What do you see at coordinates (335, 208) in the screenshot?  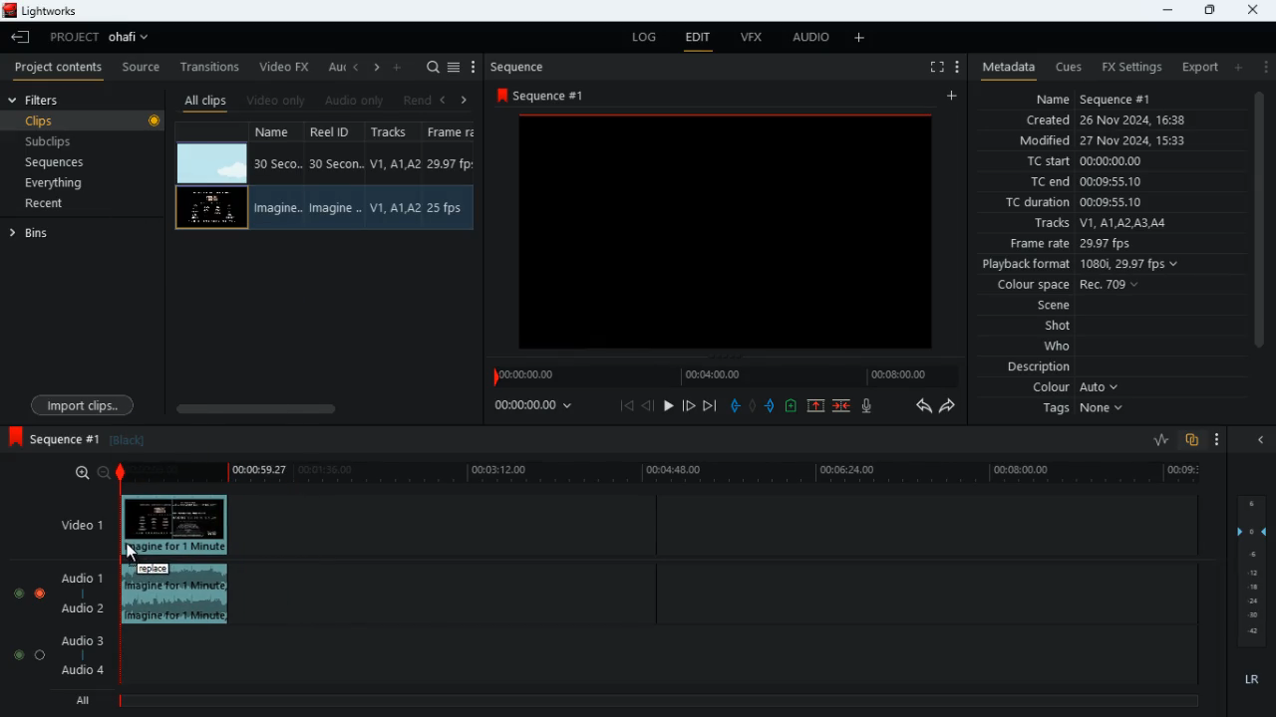 I see `Reel ID` at bounding box center [335, 208].